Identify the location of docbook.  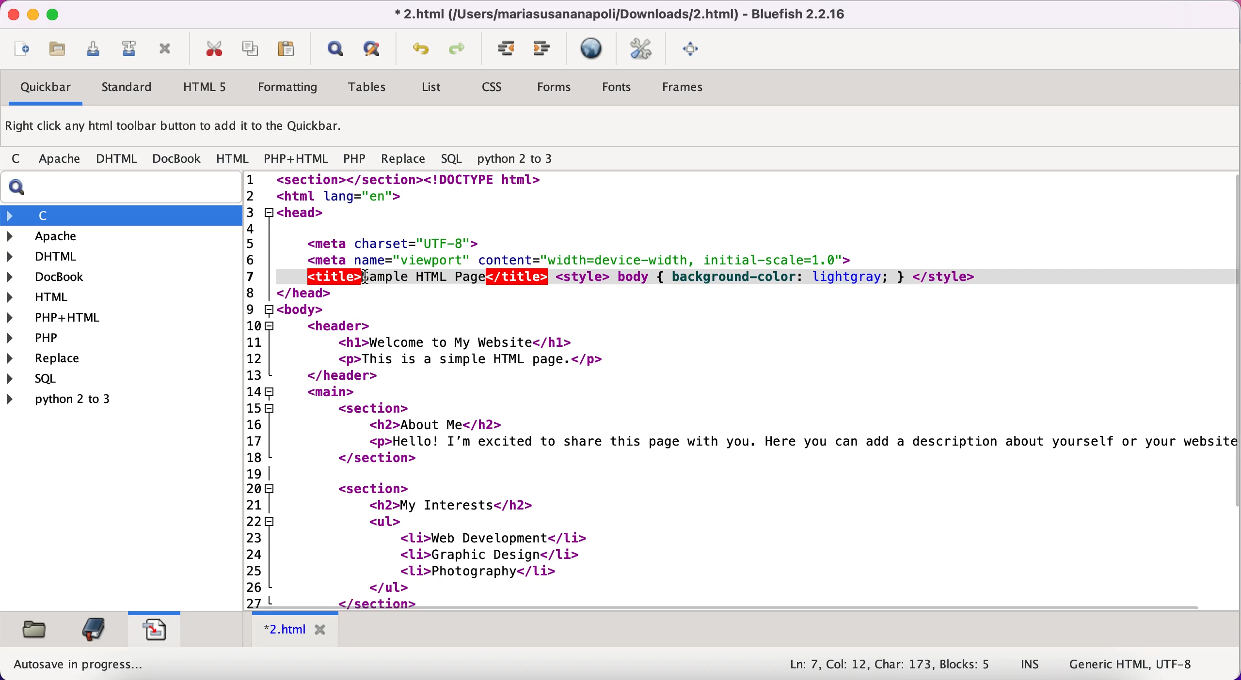
(54, 278).